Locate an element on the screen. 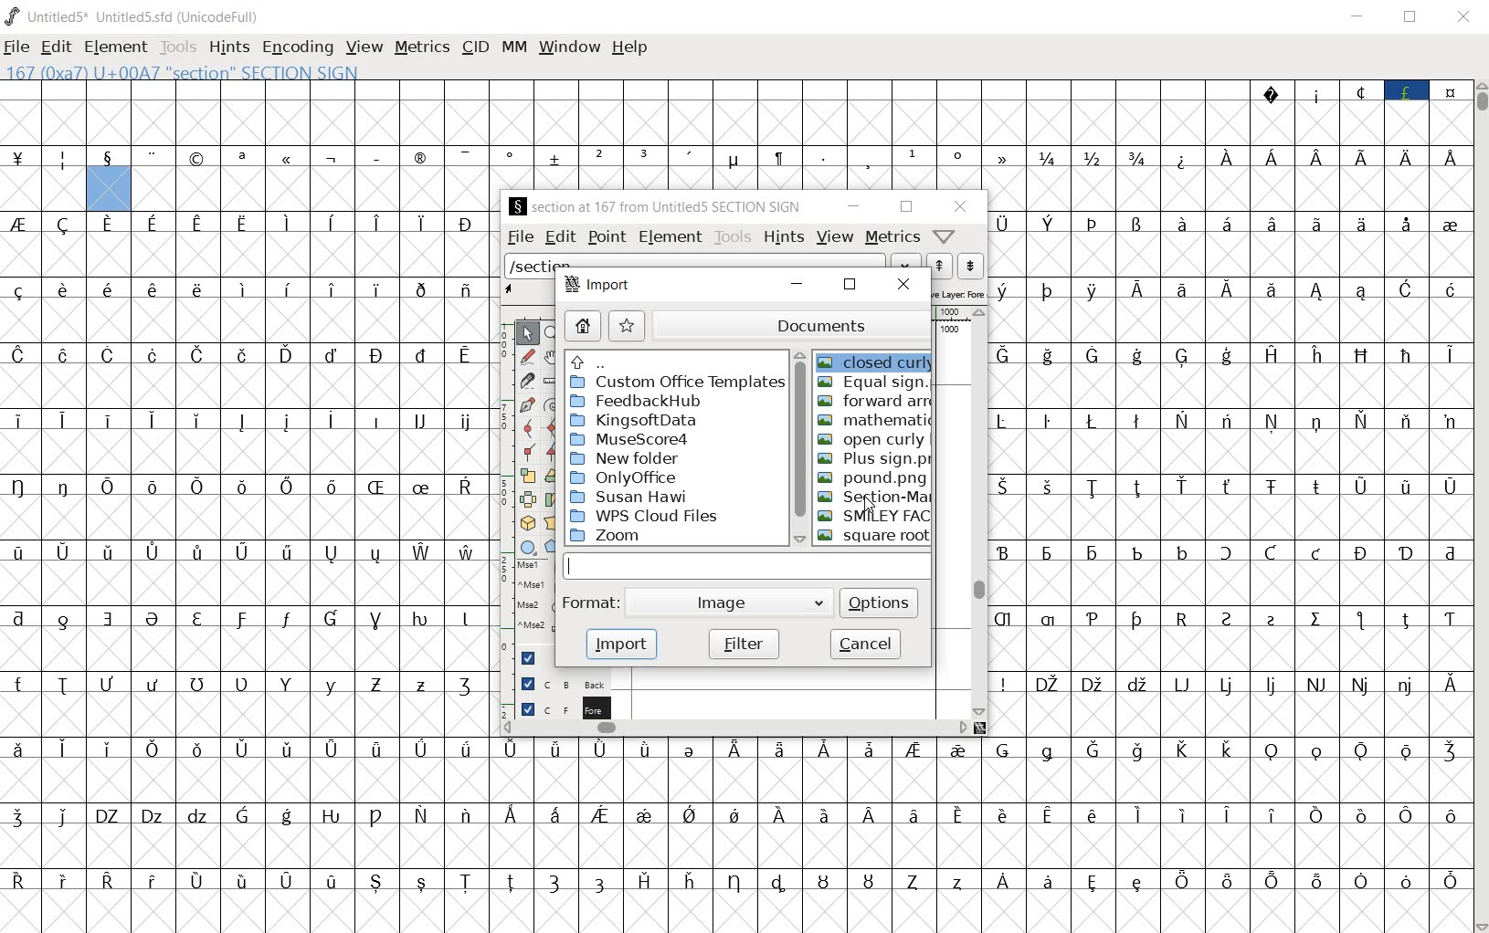  Add a corner point is located at coordinates (529, 451).